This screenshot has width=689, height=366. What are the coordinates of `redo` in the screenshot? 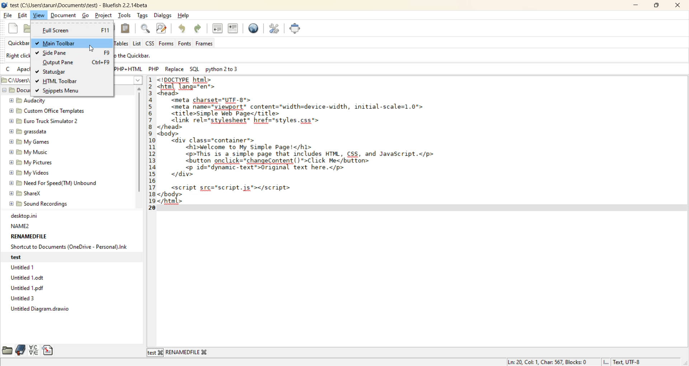 It's located at (200, 29).